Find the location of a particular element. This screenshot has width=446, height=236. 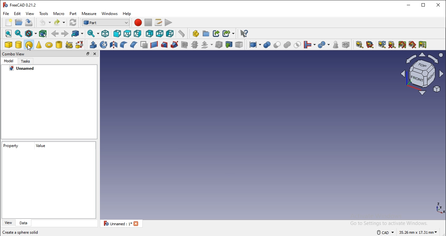

minimize is located at coordinates (407, 5).